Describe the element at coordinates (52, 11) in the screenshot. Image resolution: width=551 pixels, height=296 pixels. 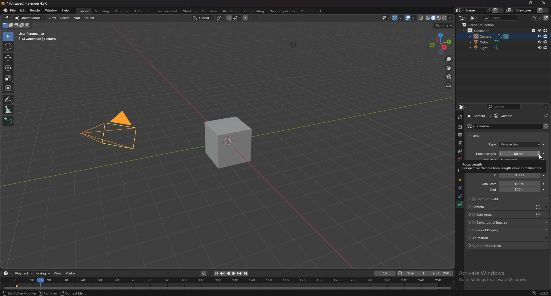
I see `window` at that location.